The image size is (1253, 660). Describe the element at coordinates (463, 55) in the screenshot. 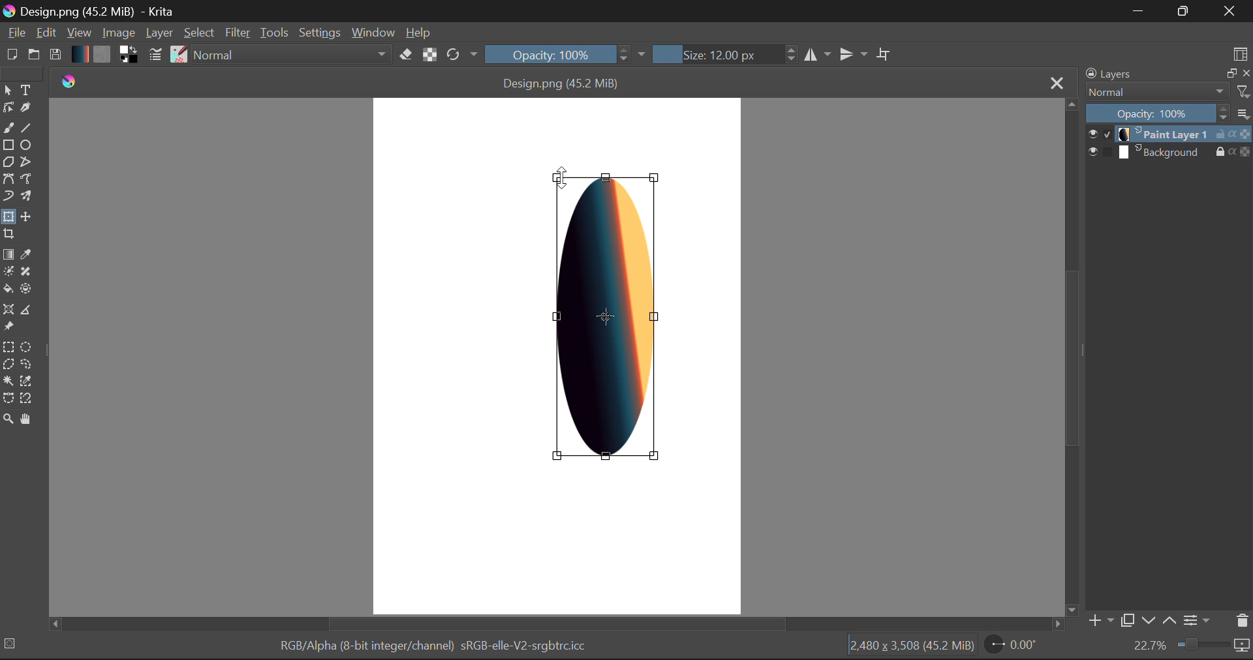

I see `Rotate` at that location.